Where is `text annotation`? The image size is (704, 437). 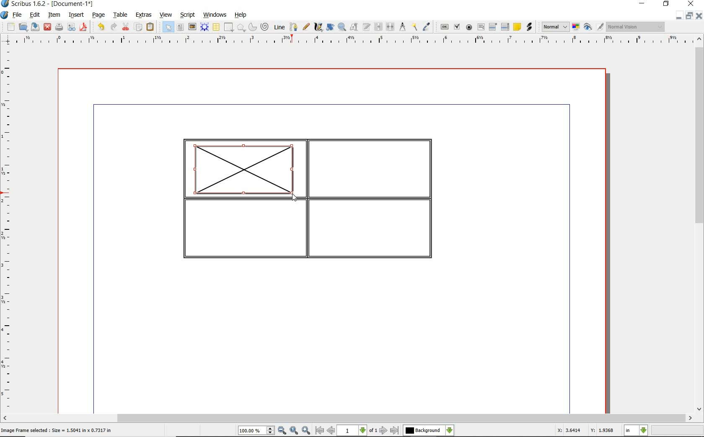 text annotation is located at coordinates (518, 27).